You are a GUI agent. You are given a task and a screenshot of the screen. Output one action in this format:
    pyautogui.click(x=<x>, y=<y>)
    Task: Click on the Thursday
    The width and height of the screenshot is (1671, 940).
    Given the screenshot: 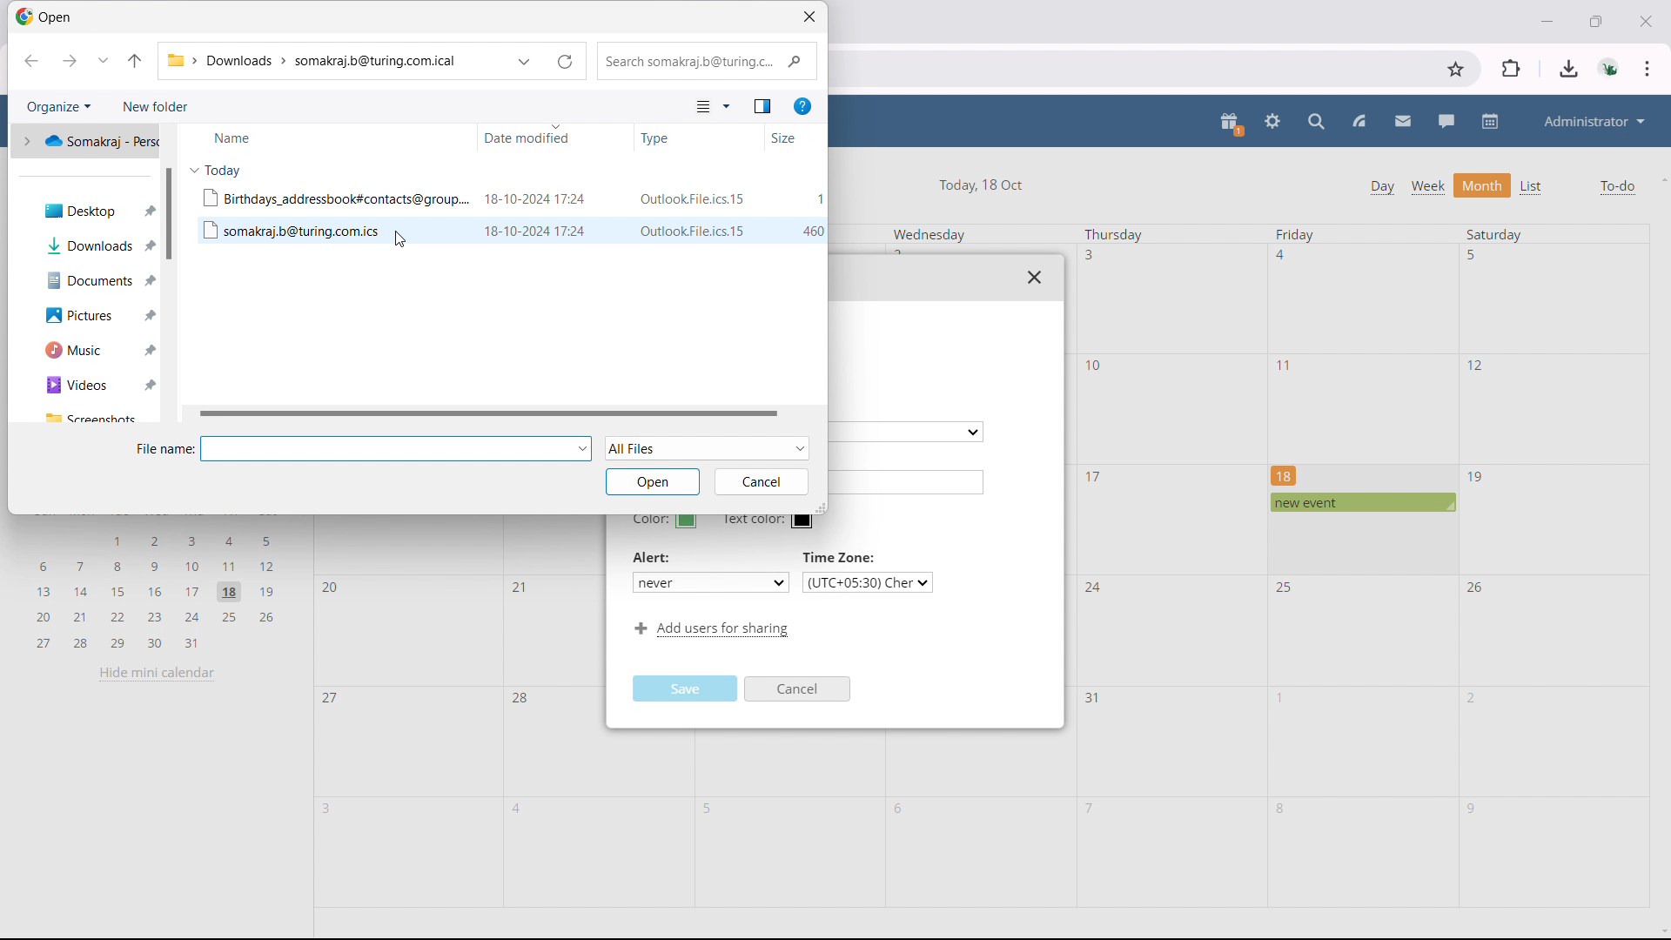 What is the action you would take?
    pyautogui.click(x=1114, y=235)
    